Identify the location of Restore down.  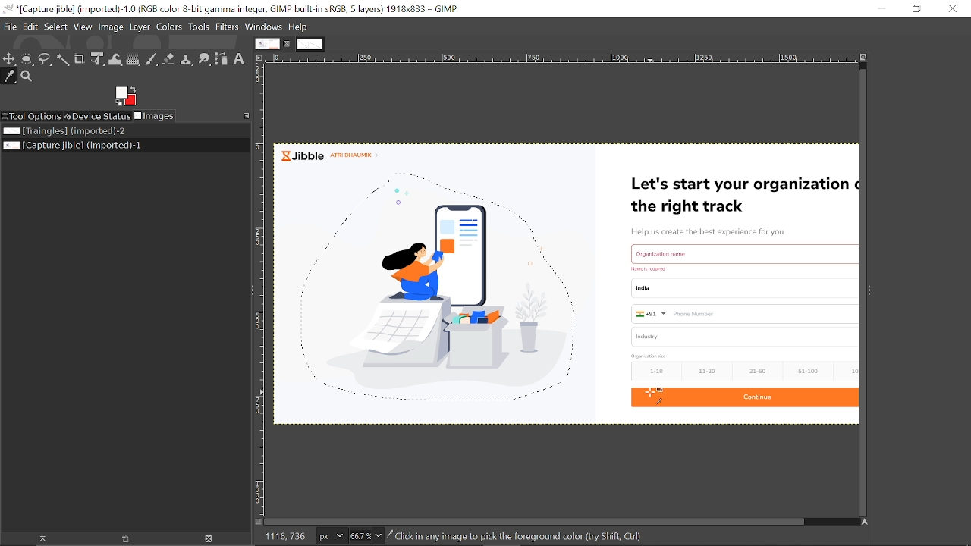
(918, 9).